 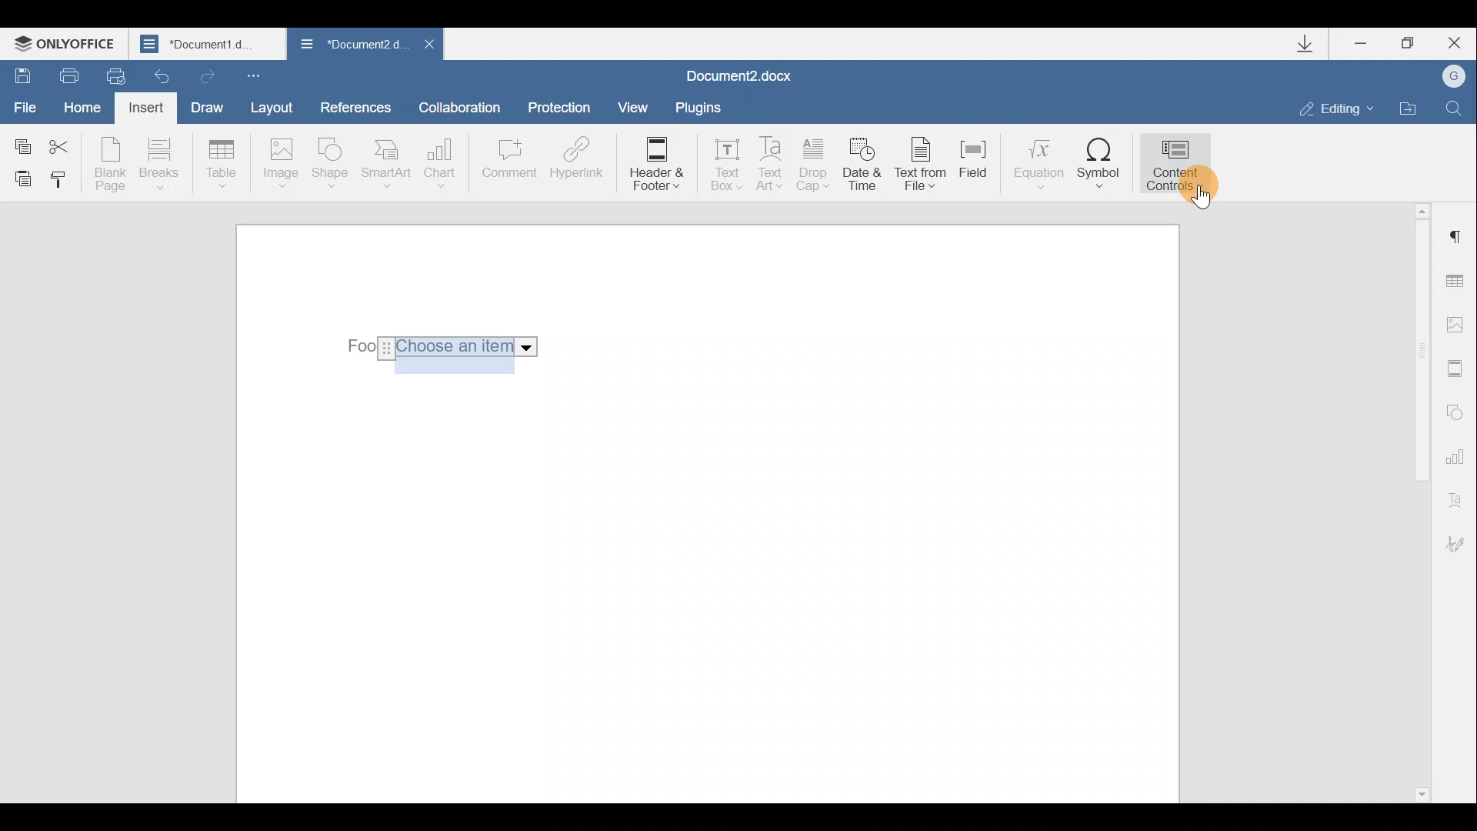 What do you see at coordinates (1449, 77) in the screenshot?
I see `Account name` at bounding box center [1449, 77].